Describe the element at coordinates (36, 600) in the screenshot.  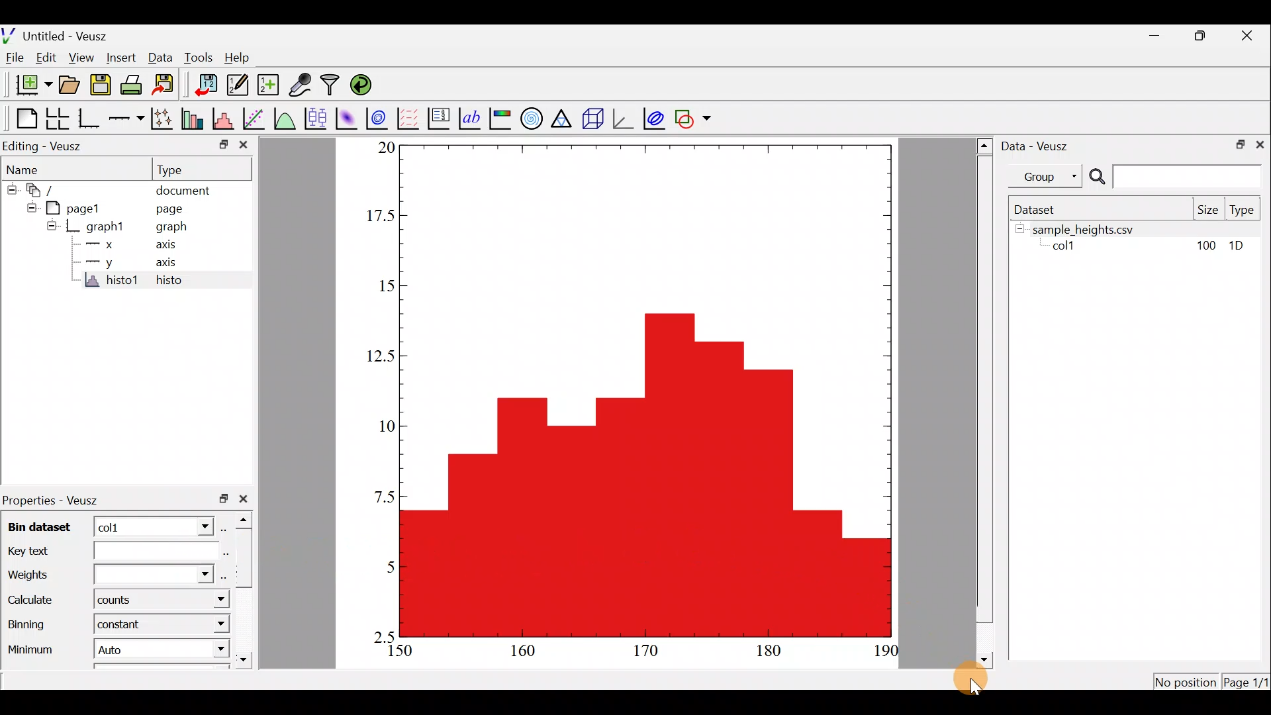
I see `Calculate` at that location.